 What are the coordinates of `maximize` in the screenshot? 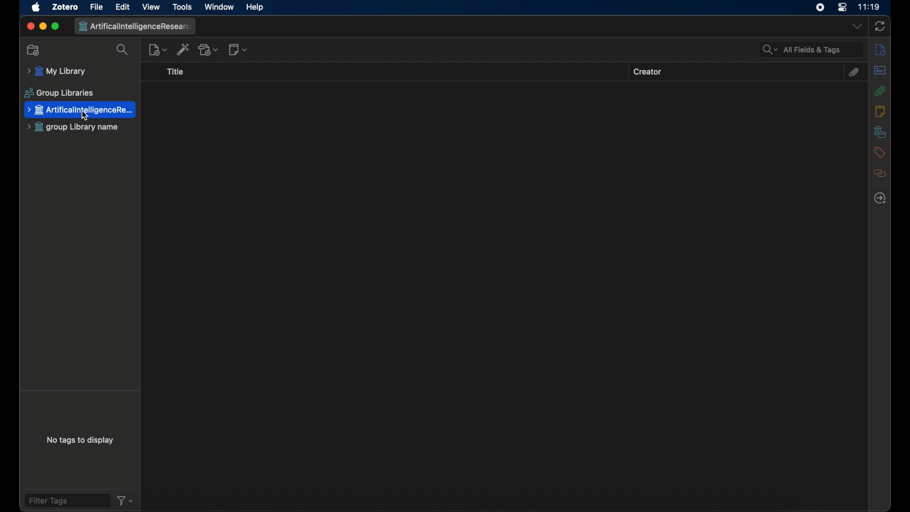 It's located at (55, 27).